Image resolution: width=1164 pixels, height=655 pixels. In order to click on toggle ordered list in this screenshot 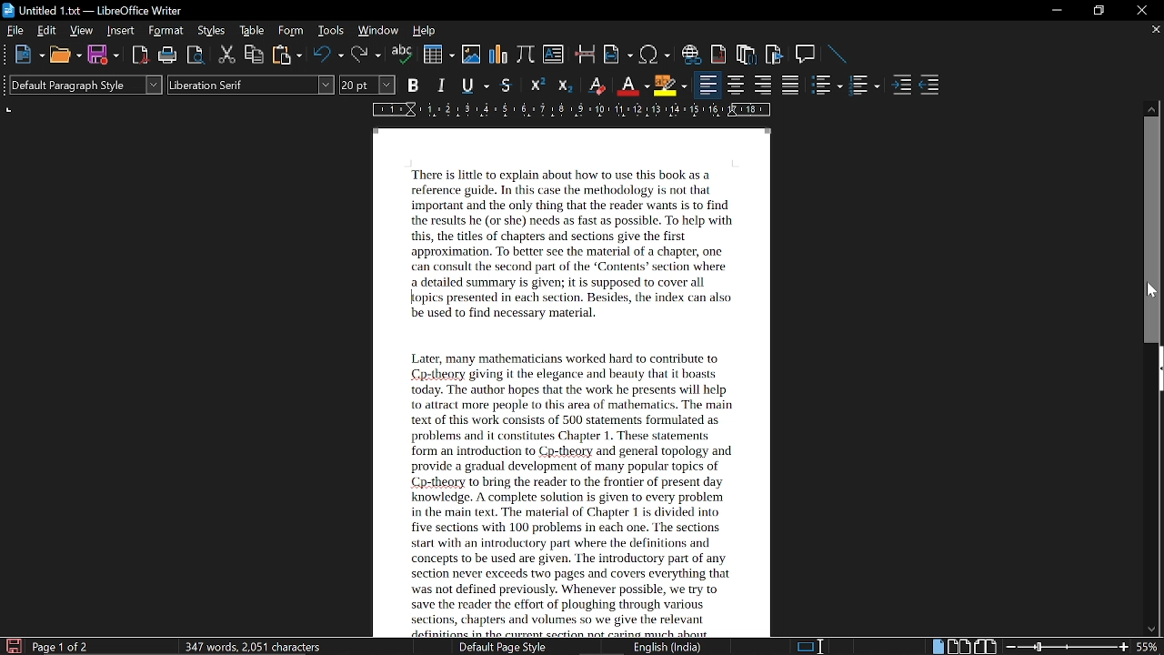, I will do `click(828, 86)`.